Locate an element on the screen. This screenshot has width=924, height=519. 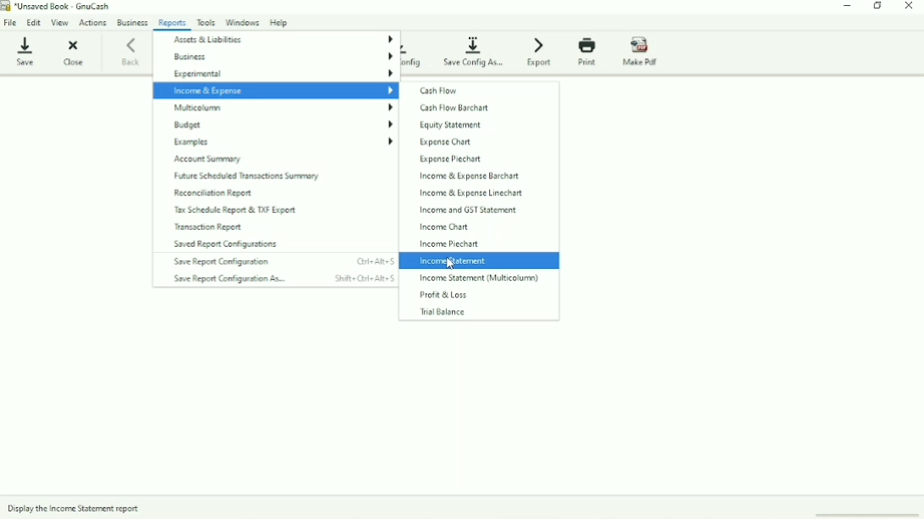
Income Chart is located at coordinates (445, 227).